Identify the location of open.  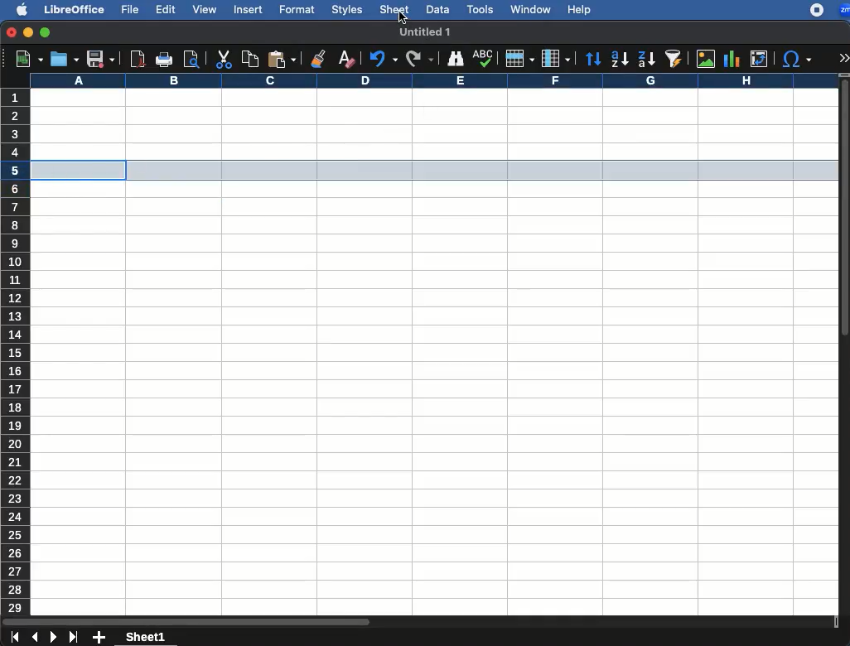
(64, 59).